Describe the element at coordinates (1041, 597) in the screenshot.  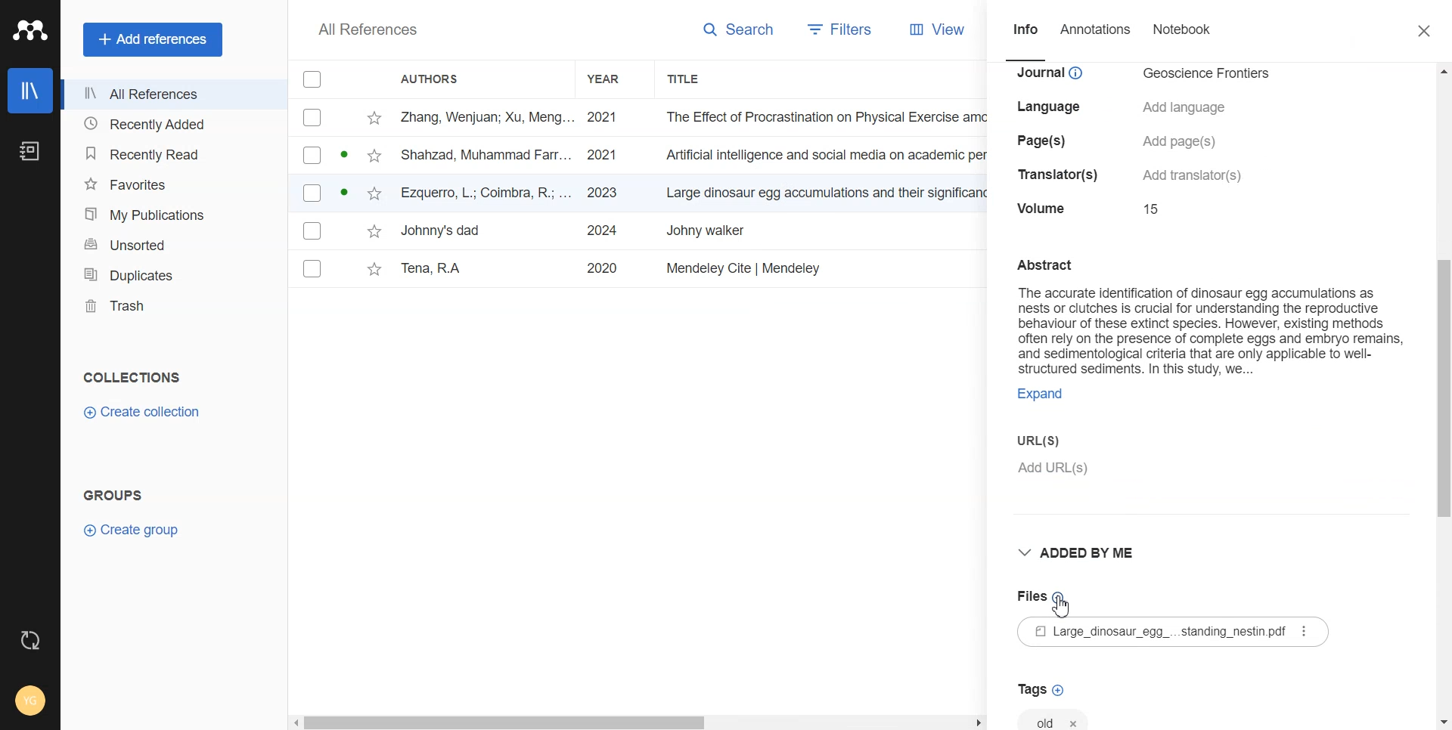
I see `Add File` at that location.